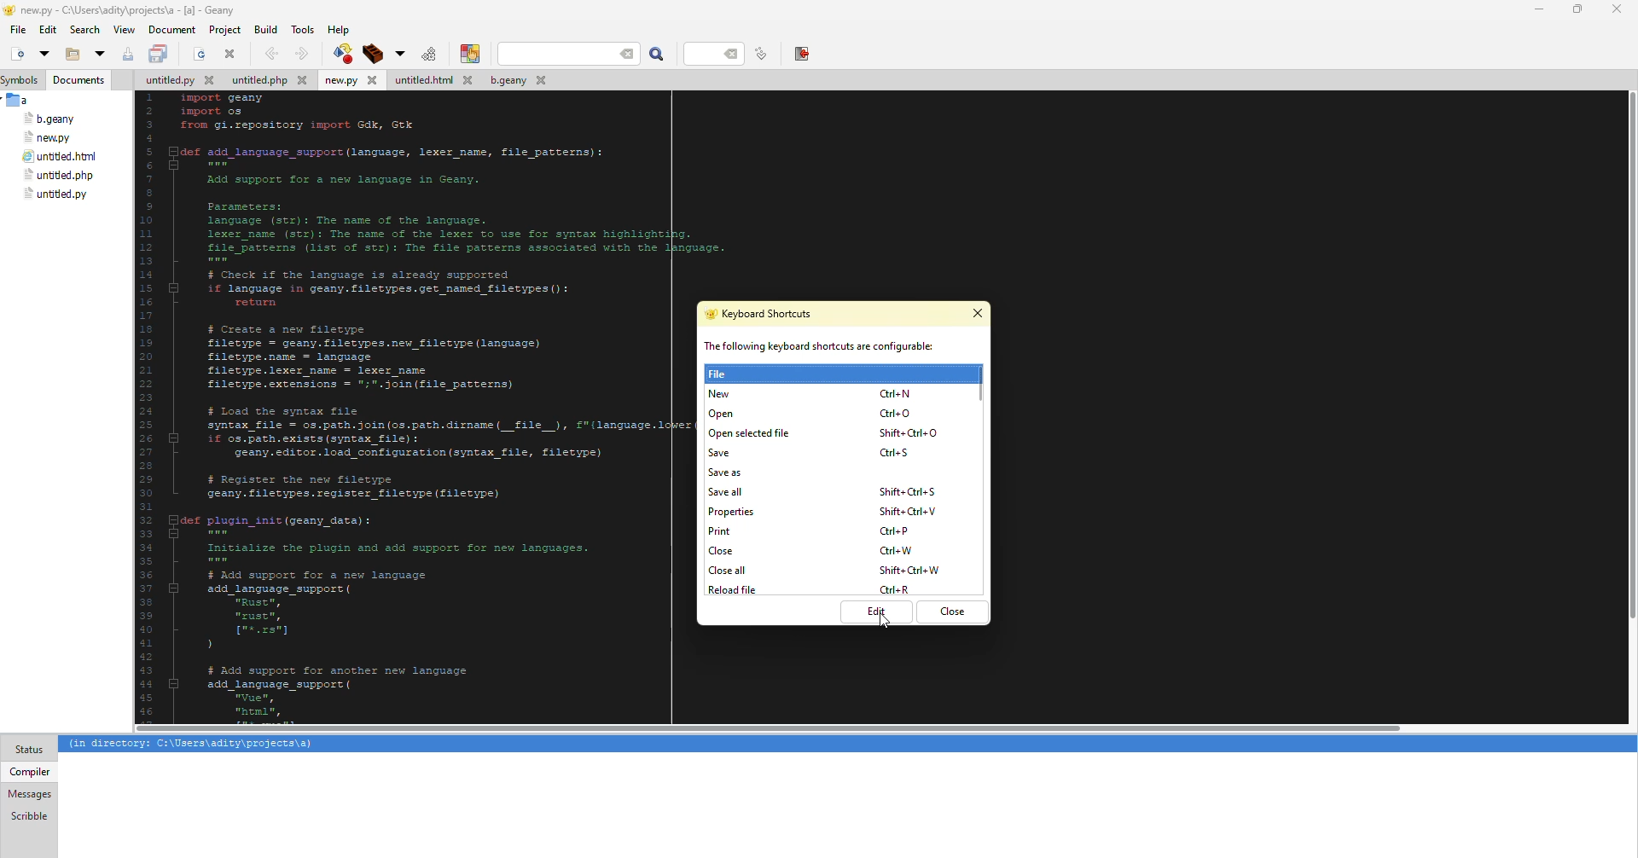 Image resolution: width=1638 pixels, height=858 pixels. I want to click on shortcut, so click(910, 432).